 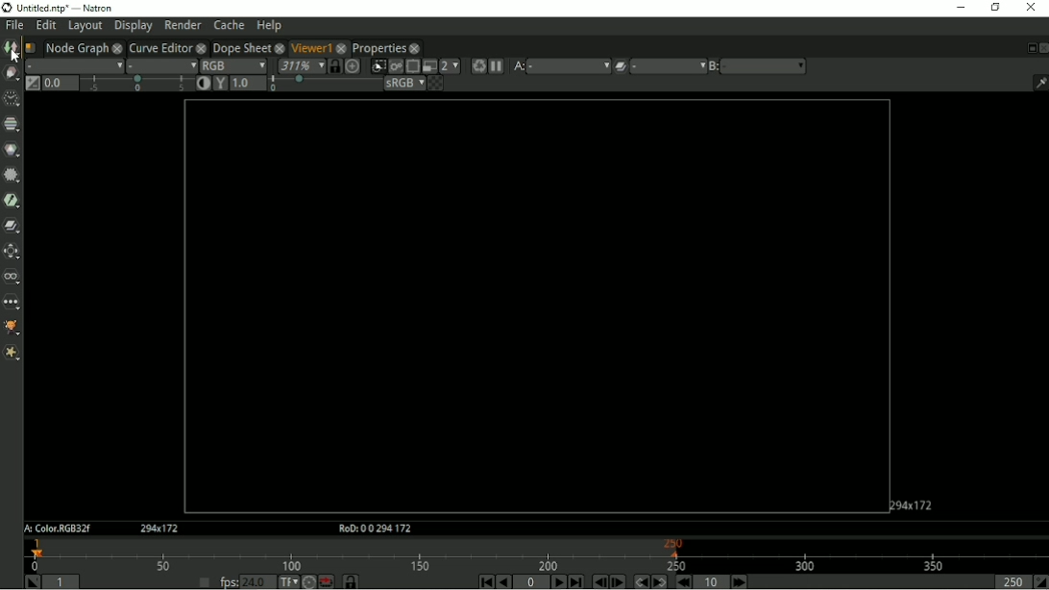 I want to click on Enable region of interest that limit the portion of the viewer, so click(x=412, y=66).